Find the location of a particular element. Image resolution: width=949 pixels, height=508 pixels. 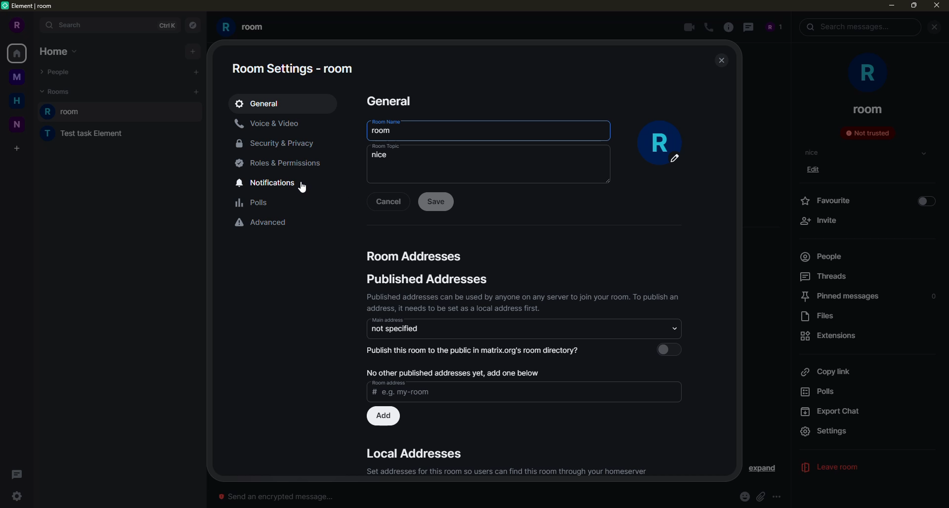

room topic is located at coordinates (386, 146).